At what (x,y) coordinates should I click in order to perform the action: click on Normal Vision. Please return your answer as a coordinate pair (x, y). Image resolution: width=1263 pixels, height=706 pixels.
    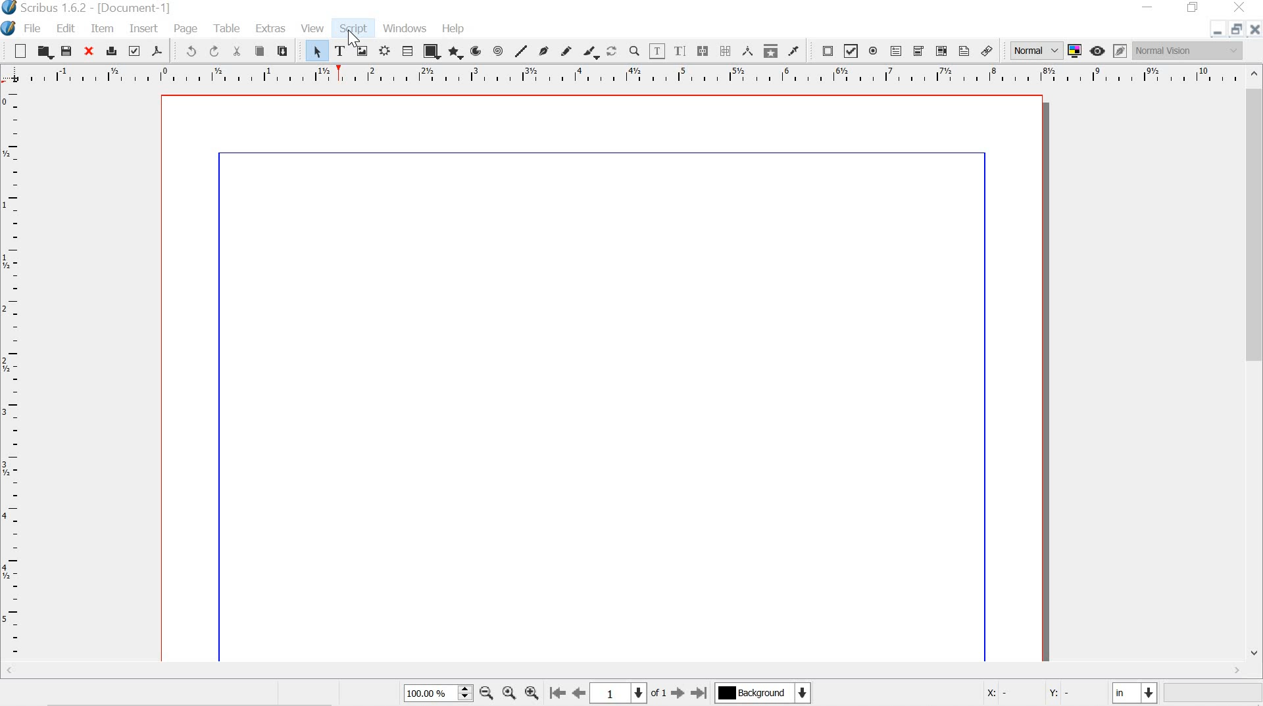
    Looking at the image, I should click on (1187, 51).